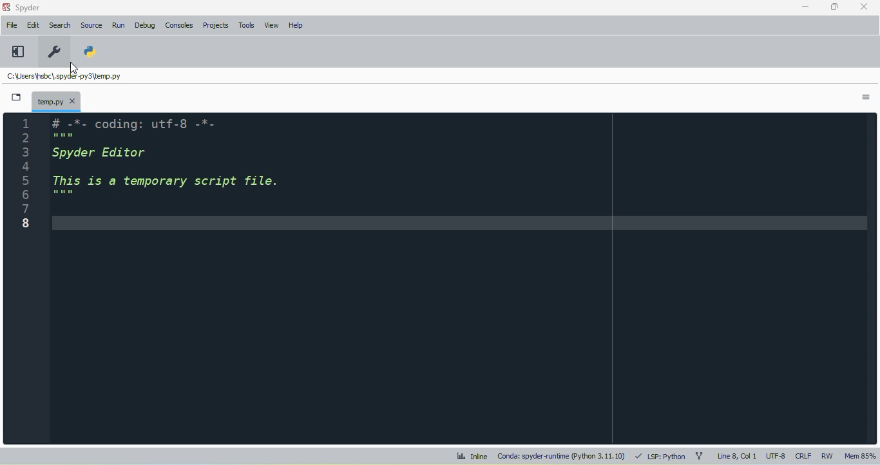  What do you see at coordinates (15, 97) in the screenshot?
I see `browse tabs` at bounding box center [15, 97].